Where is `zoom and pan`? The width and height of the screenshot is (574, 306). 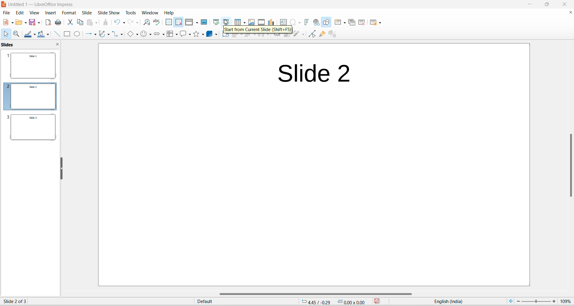
zoom and pan is located at coordinates (17, 34).